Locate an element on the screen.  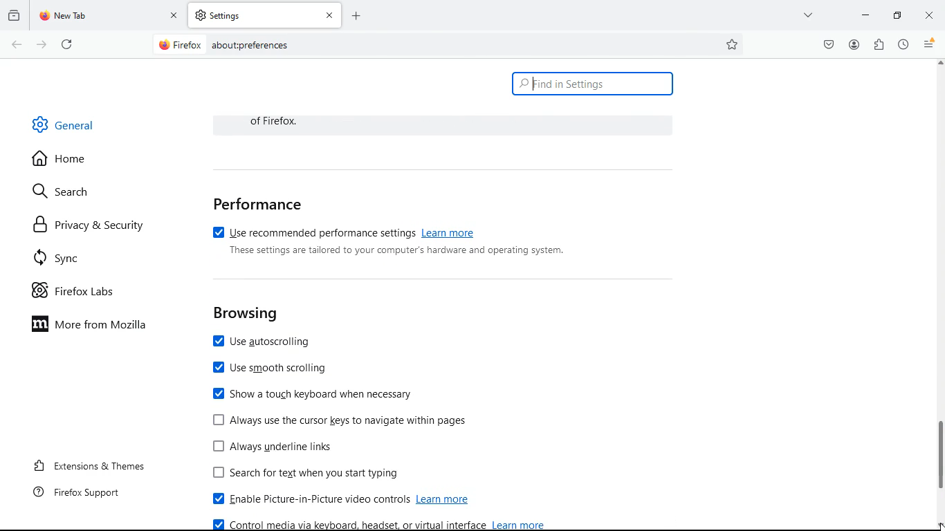
scroll bar is located at coordinates (939, 287).